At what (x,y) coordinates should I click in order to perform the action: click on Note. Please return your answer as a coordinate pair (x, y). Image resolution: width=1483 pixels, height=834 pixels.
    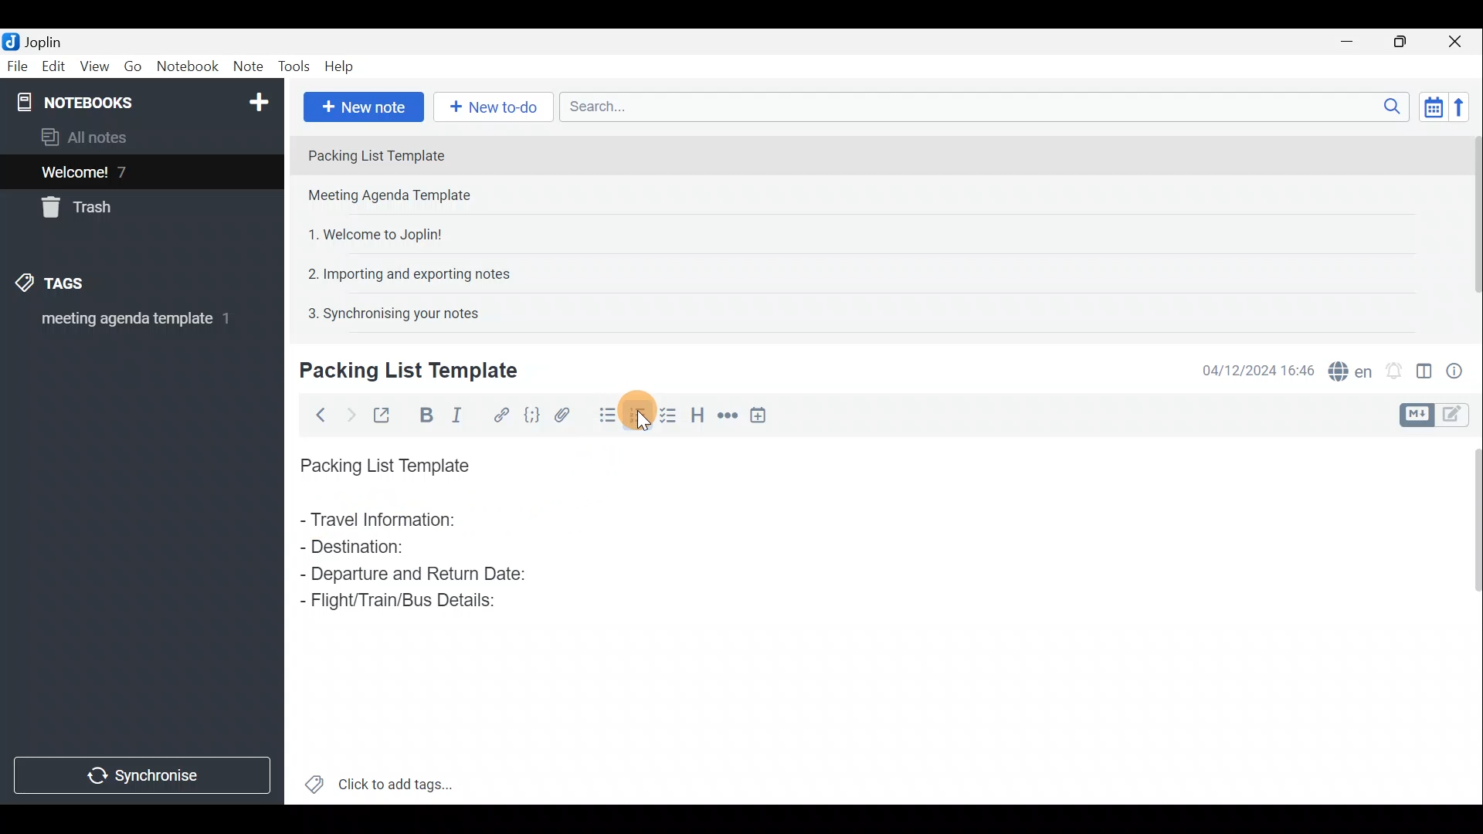
    Looking at the image, I should click on (247, 67).